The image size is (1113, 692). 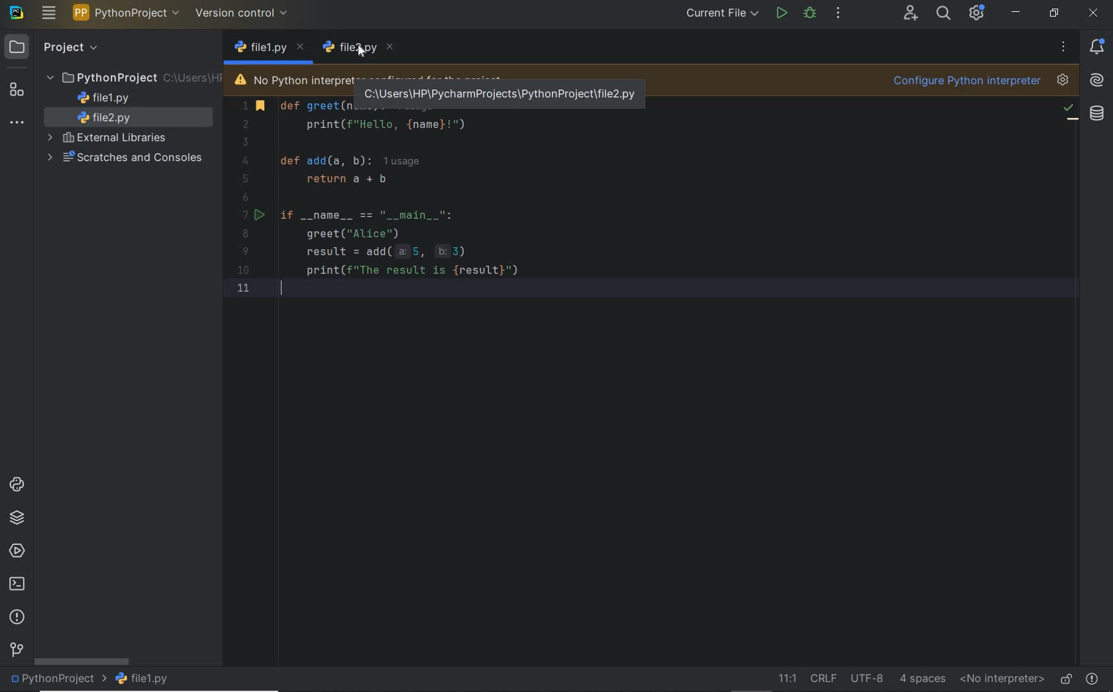 I want to click on close, so click(x=301, y=46).